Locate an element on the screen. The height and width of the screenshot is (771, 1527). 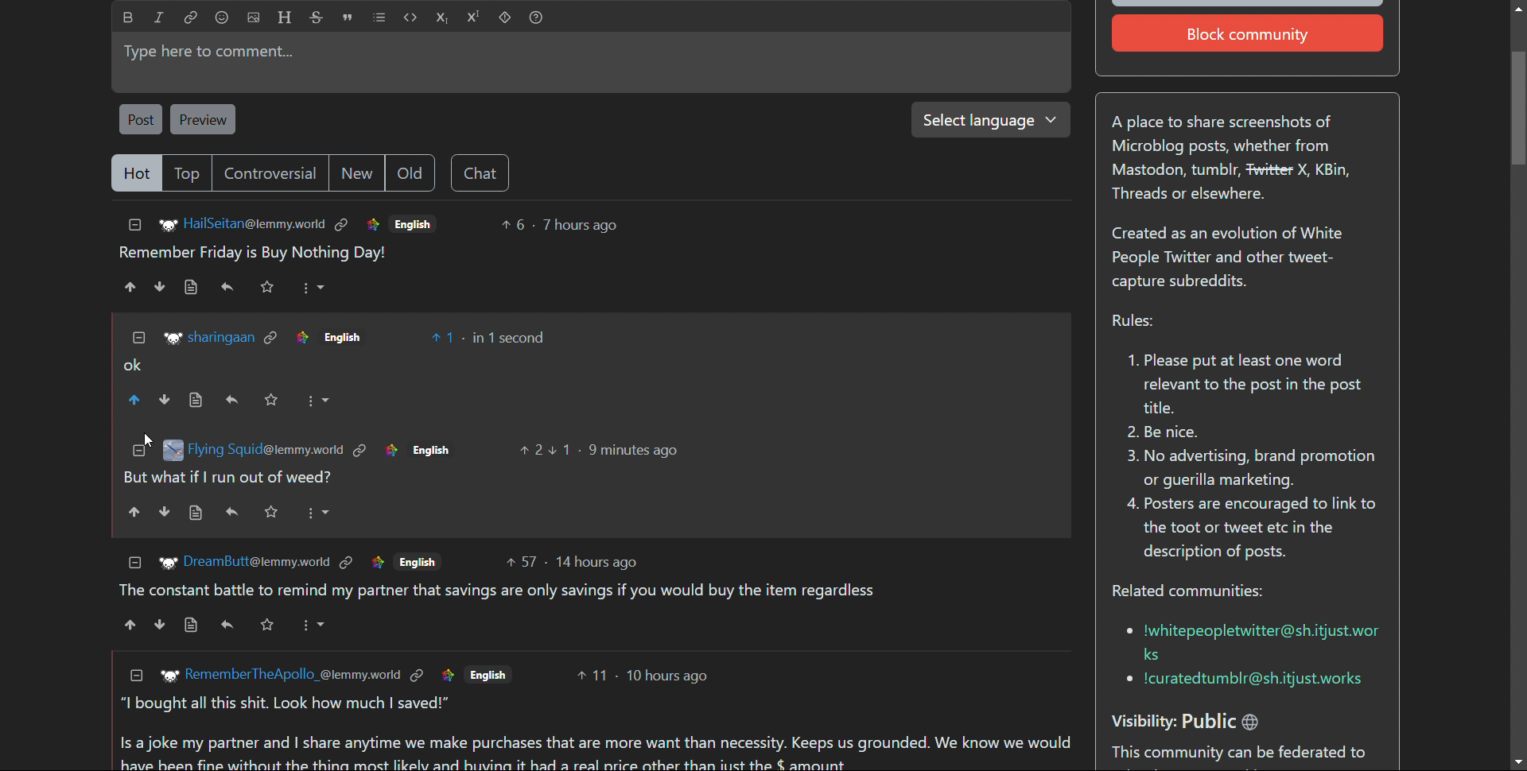
comment is located at coordinates (598, 754).